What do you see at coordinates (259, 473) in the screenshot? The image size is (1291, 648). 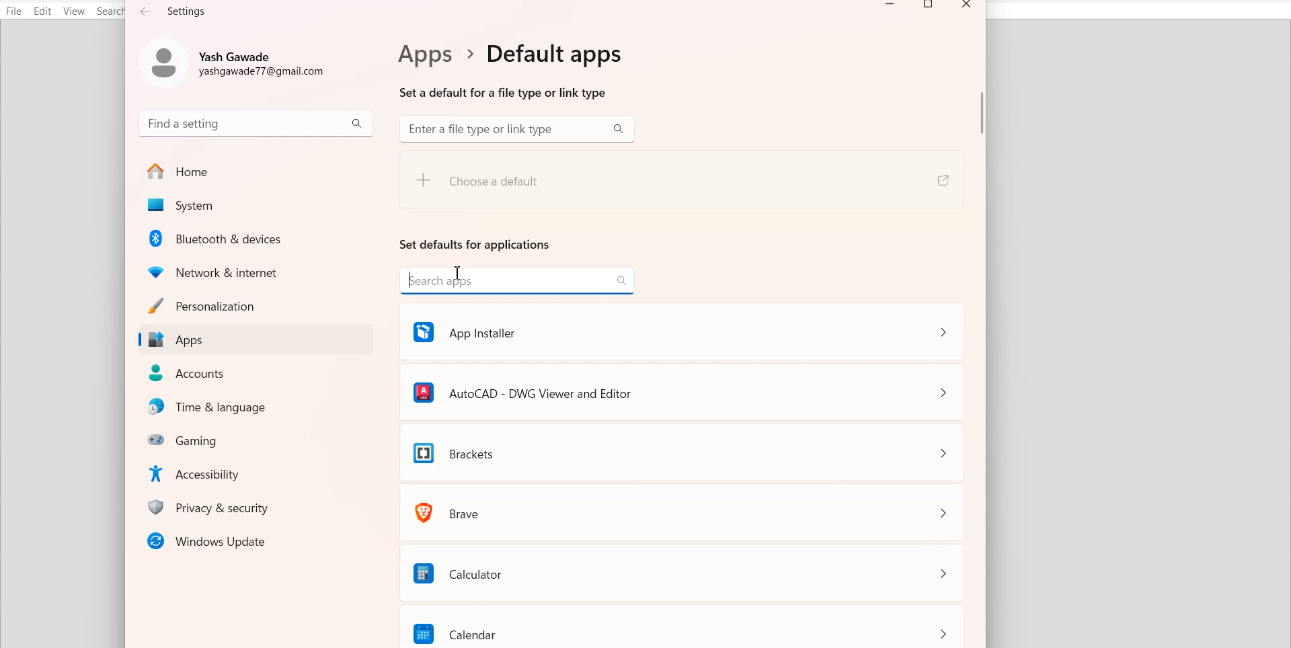 I see `Accessibility` at bounding box center [259, 473].